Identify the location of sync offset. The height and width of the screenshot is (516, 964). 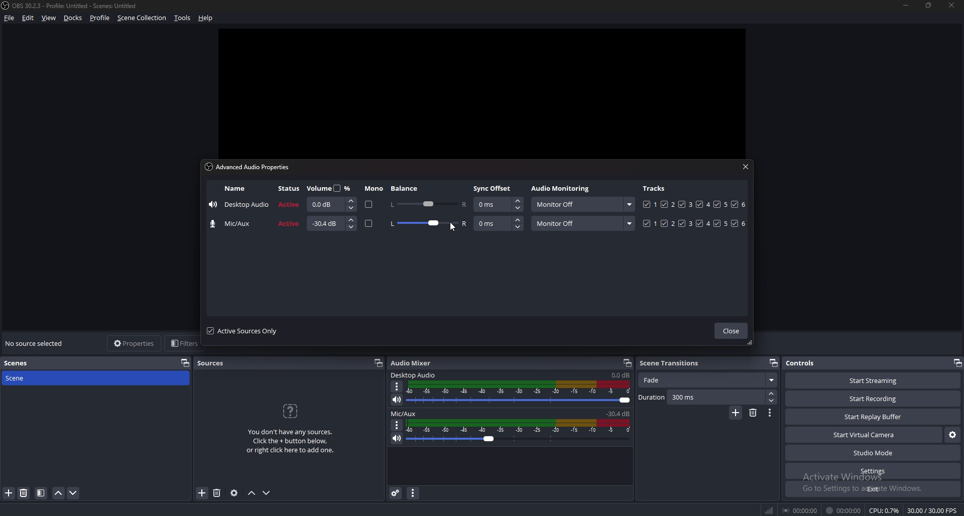
(494, 188).